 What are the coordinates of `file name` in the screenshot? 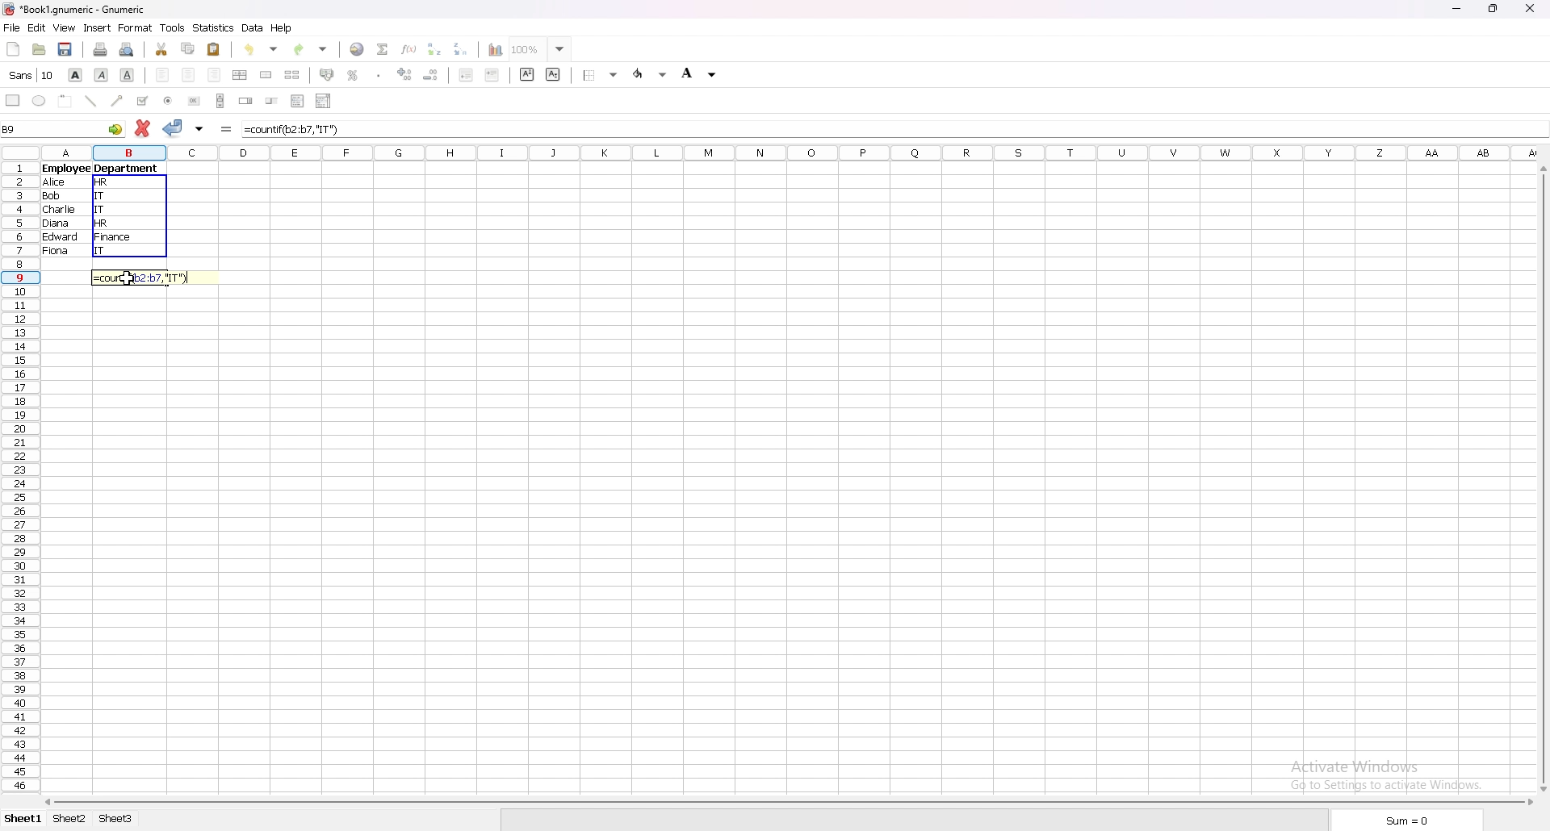 It's located at (76, 10).